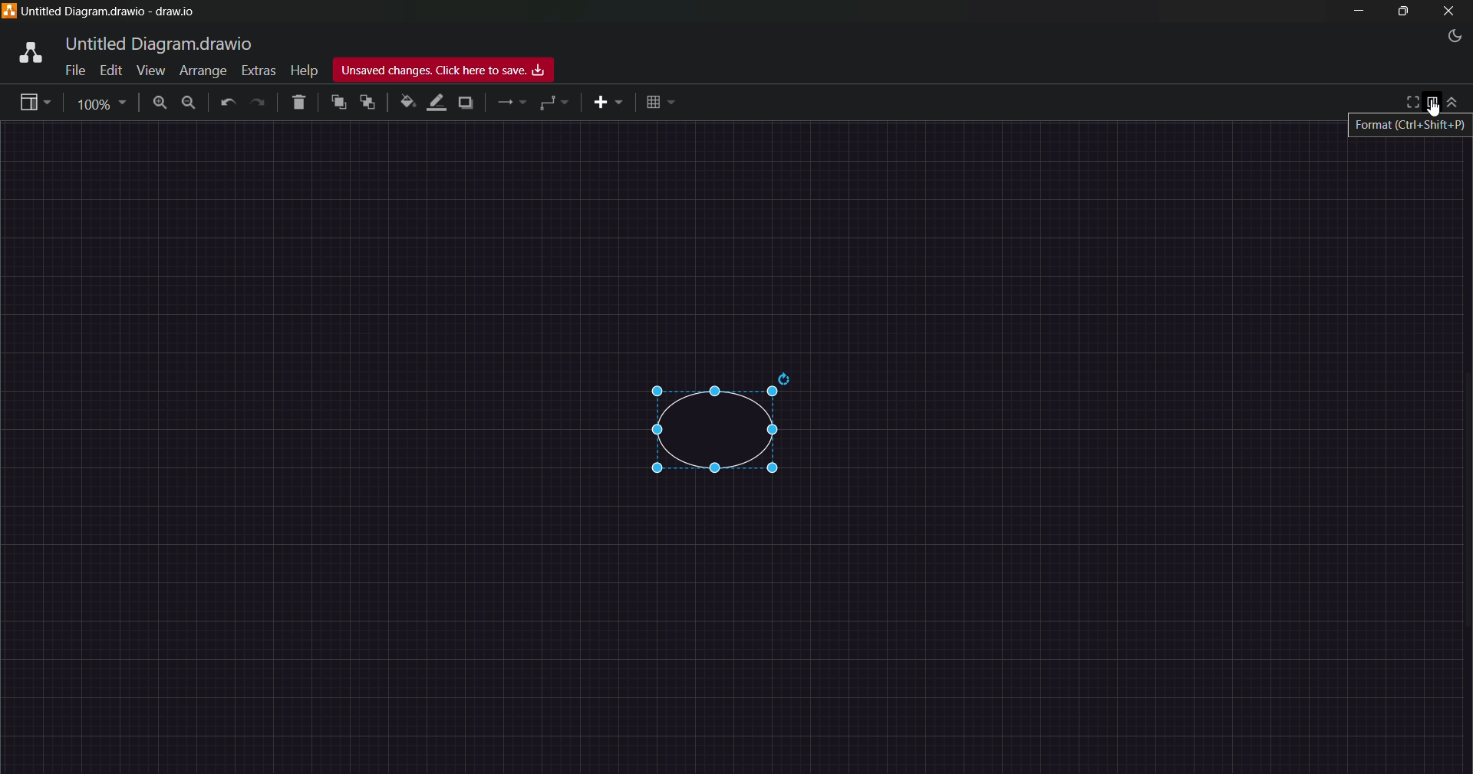 This screenshot has width=1473, height=774. Describe the element at coordinates (111, 71) in the screenshot. I see `edit` at that location.